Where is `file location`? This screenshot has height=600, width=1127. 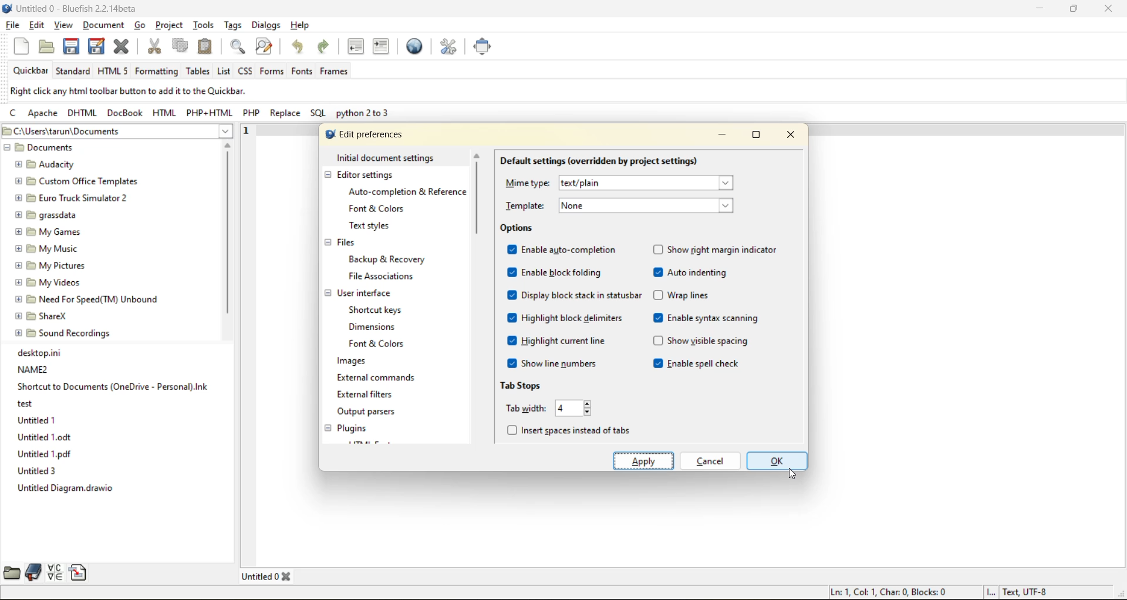
file location is located at coordinates (116, 132).